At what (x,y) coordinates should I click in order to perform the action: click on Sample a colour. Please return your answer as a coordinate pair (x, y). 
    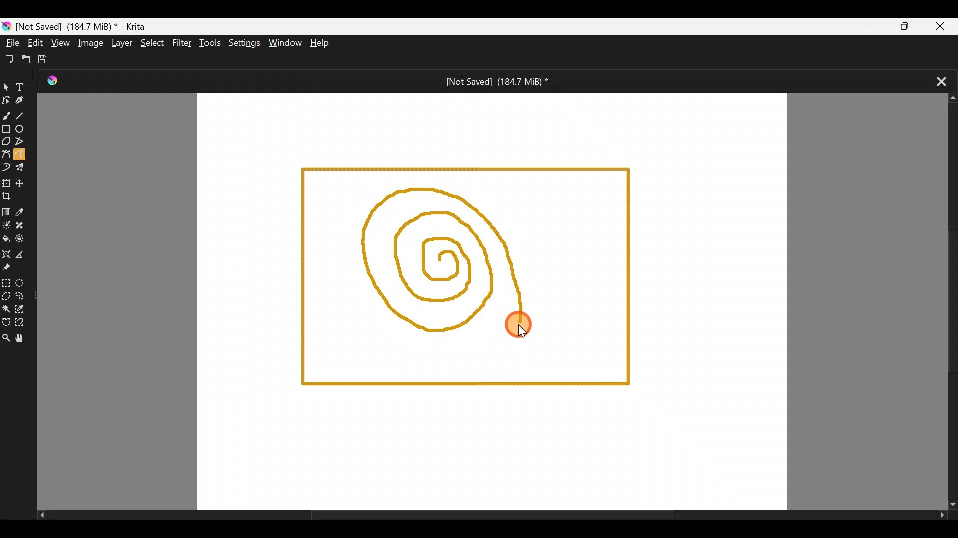
    Looking at the image, I should click on (21, 212).